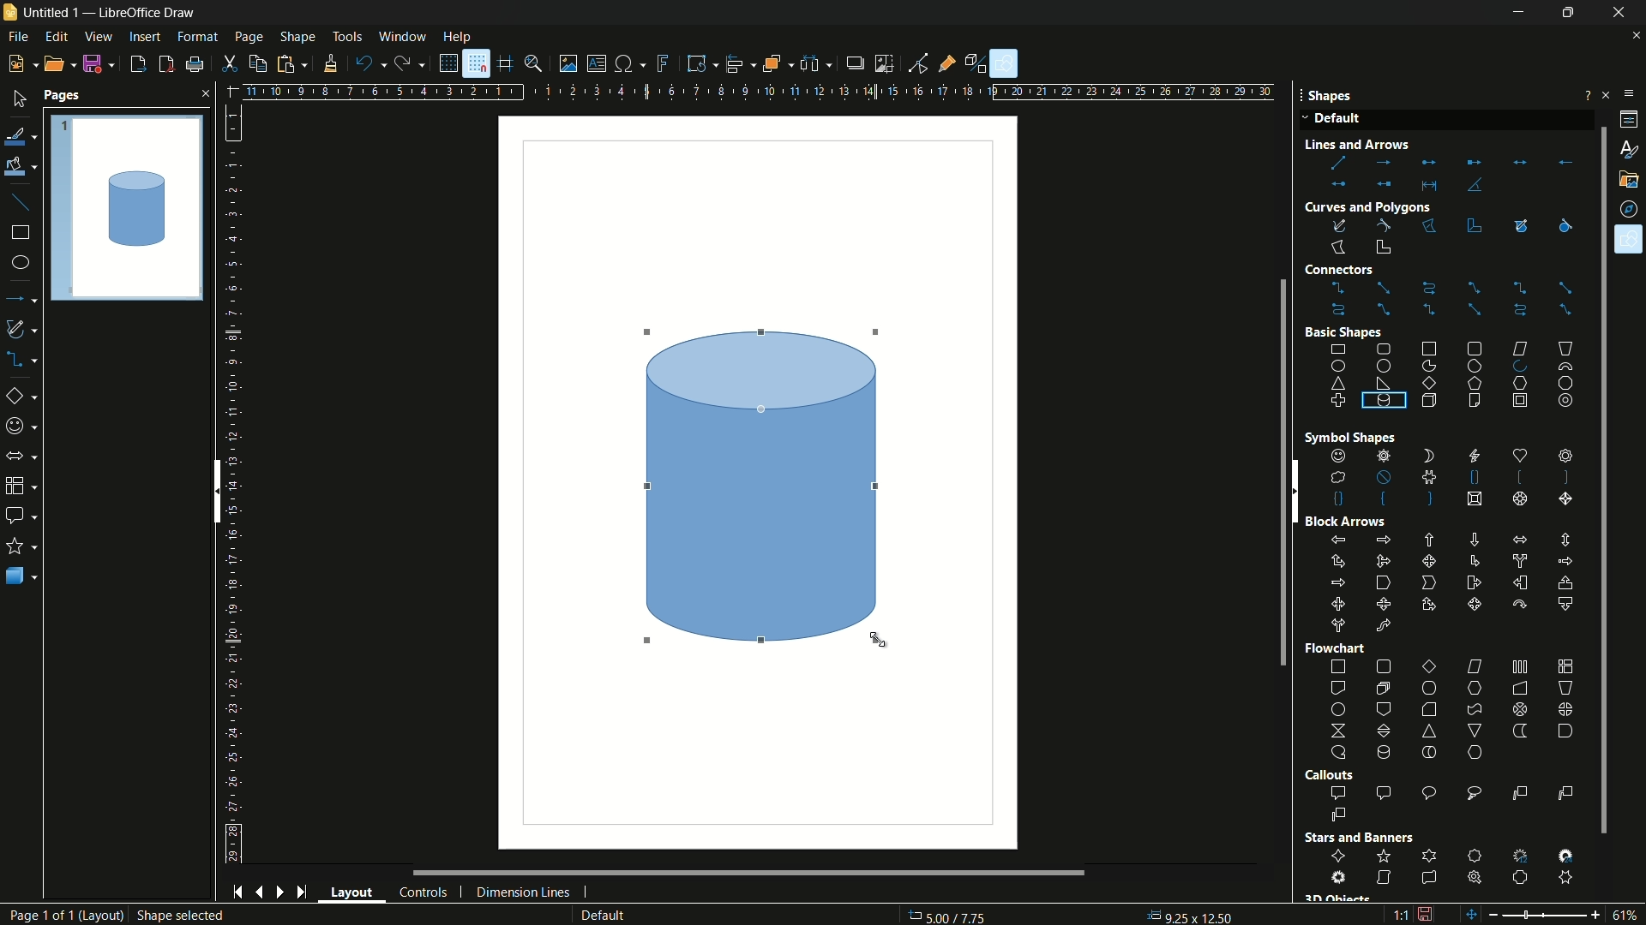 The height and width of the screenshot is (925, 1646). What do you see at coordinates (1597, 913) in the screenshot?
I see `zoom in` at bounding box center [1597, 913].